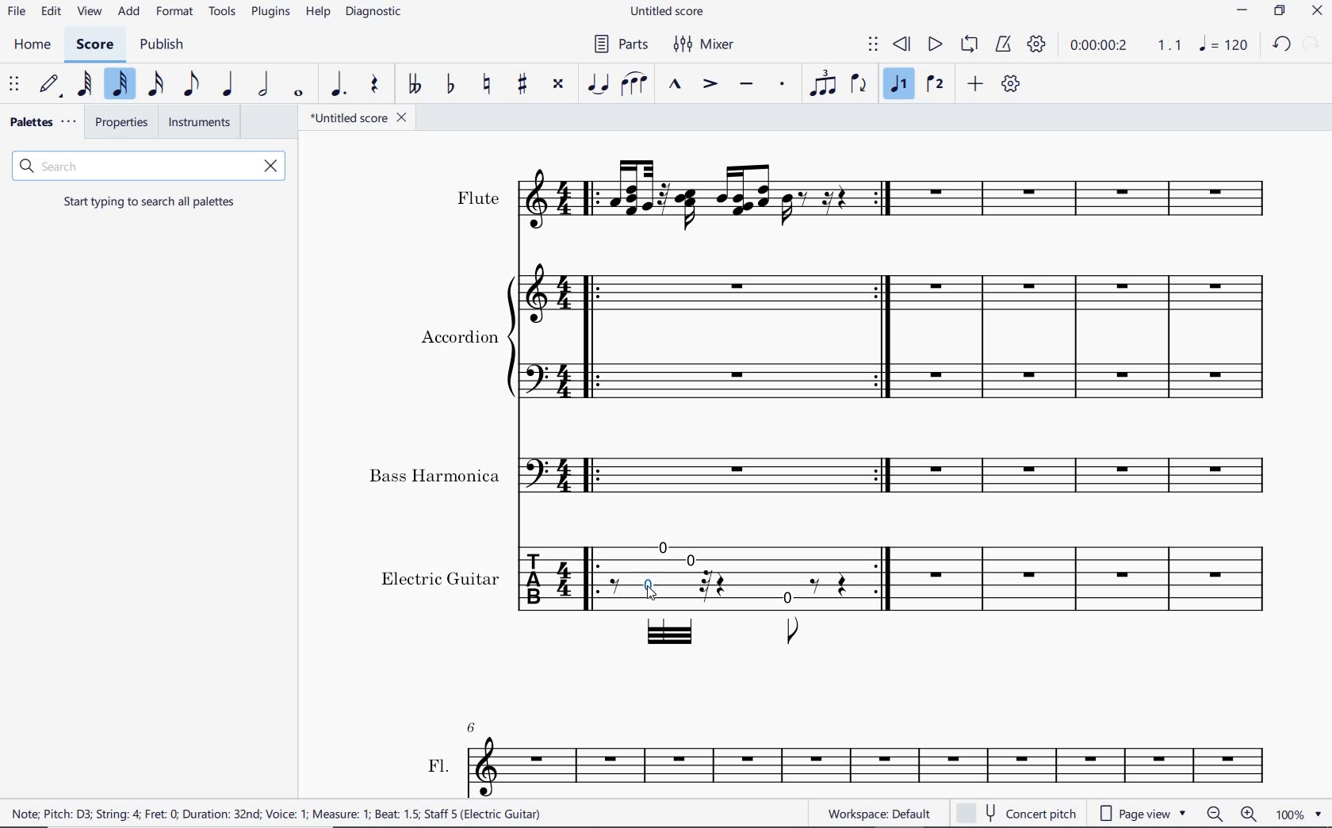 This screenshot has width=1332, height=828. Describe the element at coordinates (450, 85) in the screenshot. I see `toggle flat` at that location.